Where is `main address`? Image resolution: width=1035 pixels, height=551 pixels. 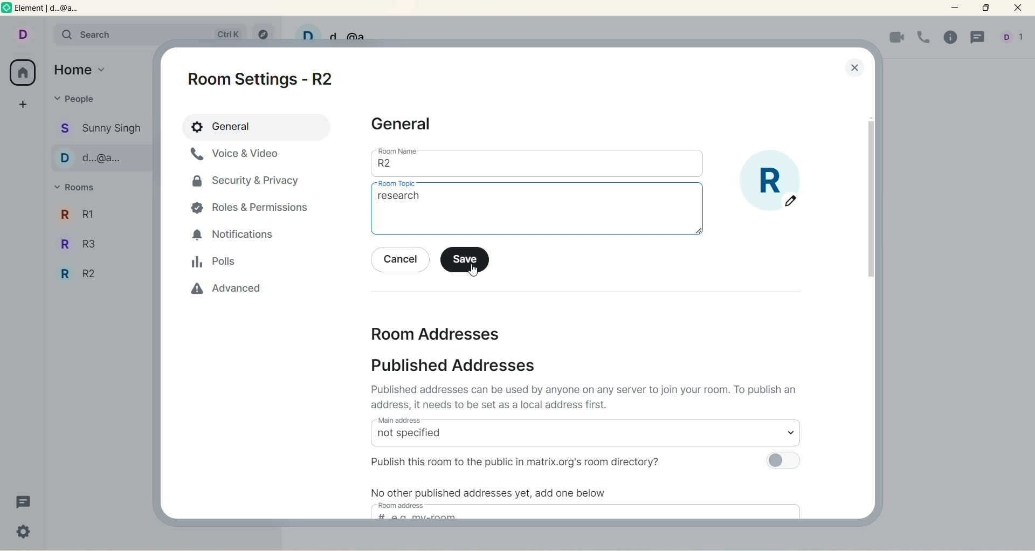 main address is located at coordinates (399, 419).